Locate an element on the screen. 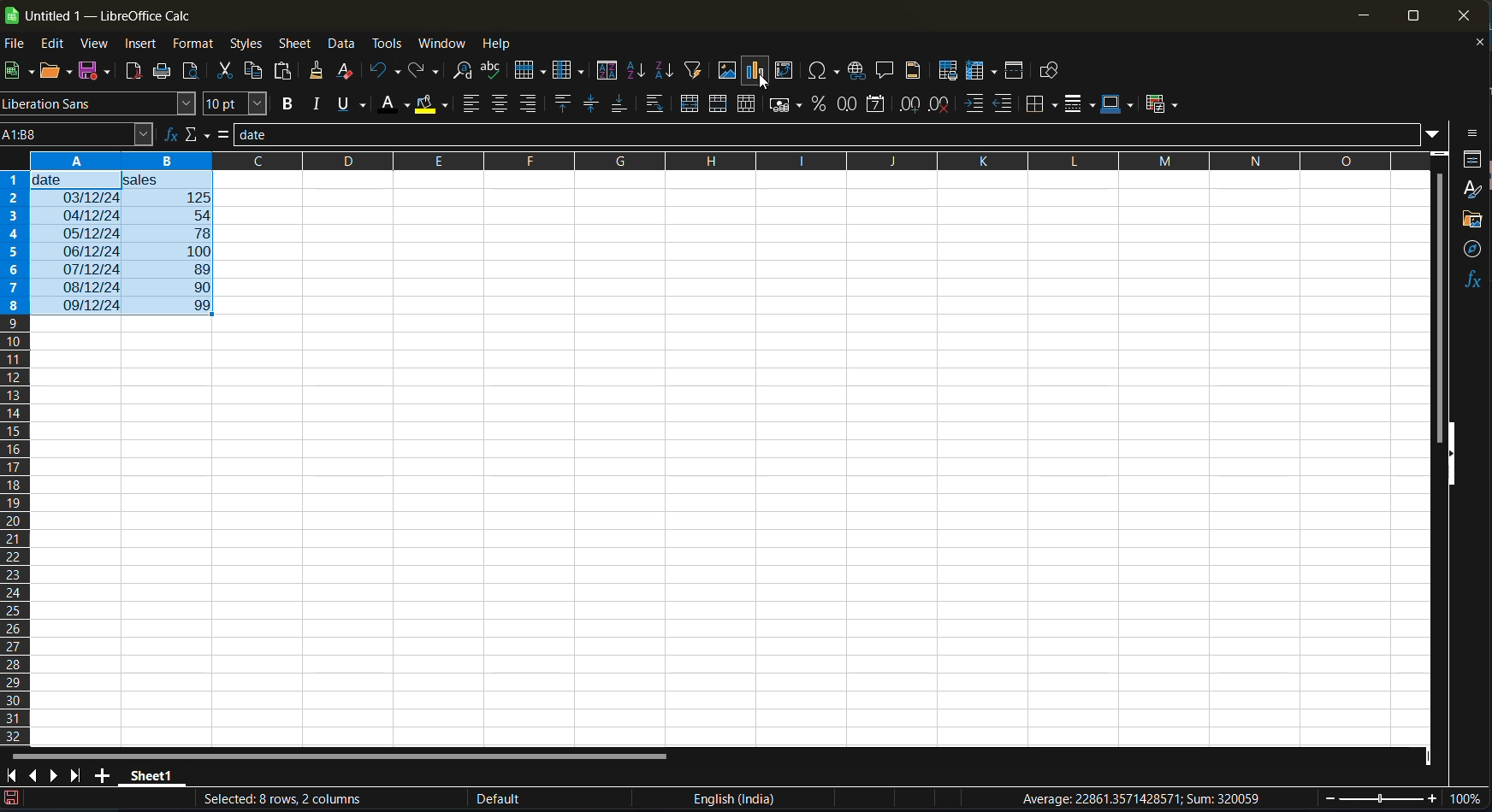  rows is located at coordinates (714, 160).